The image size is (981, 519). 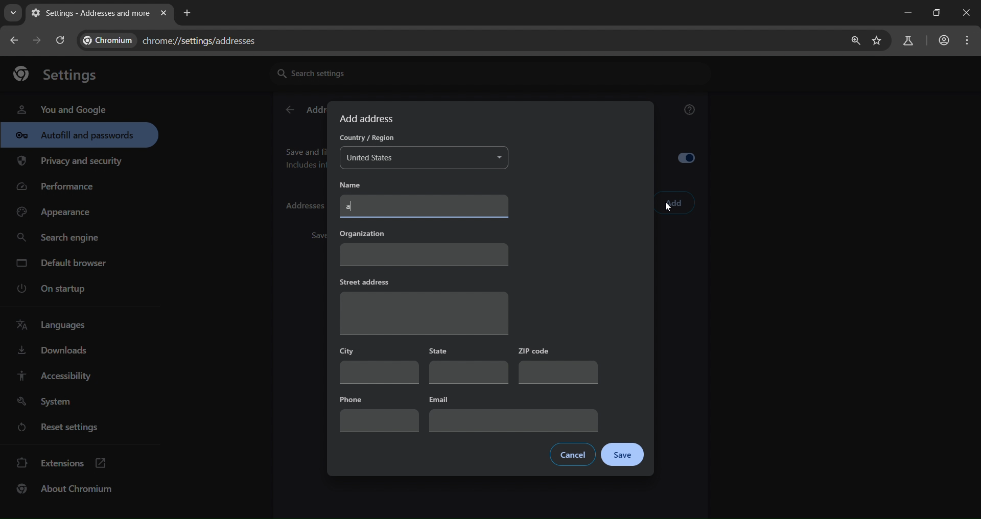 What do you see at coordinates (690, 111) in the screenshot?
I see `get help` at bounding box center [690, 111].